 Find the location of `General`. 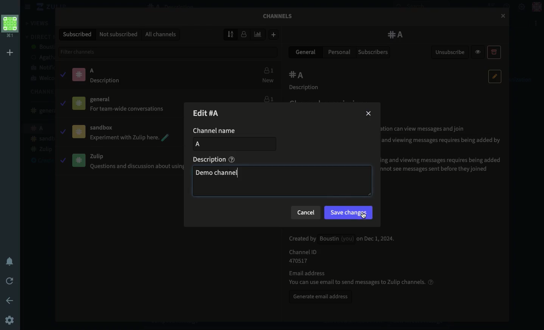

General is located at coordinates (40, 111).